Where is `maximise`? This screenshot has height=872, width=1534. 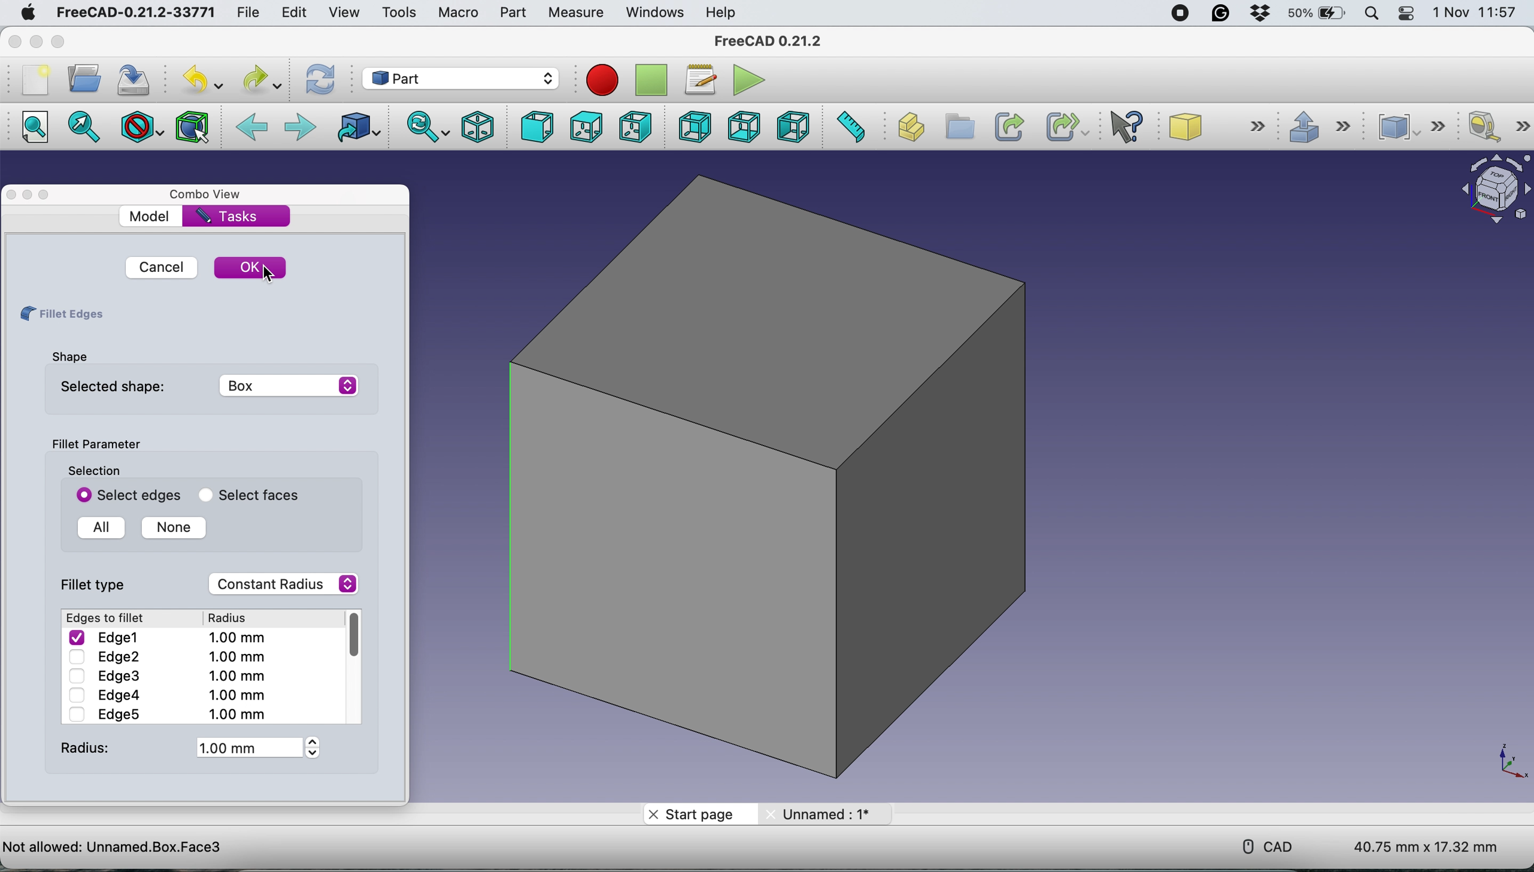 maximise is located at coordinates (58, 41).